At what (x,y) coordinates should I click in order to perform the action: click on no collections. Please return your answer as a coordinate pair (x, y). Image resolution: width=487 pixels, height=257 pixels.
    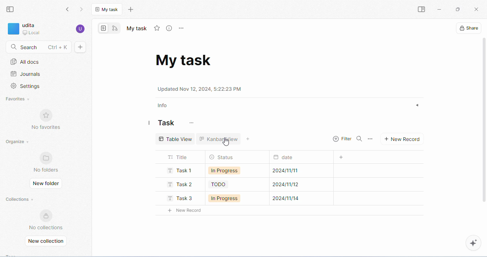
    Looking at the image, I should click on (46, 219).